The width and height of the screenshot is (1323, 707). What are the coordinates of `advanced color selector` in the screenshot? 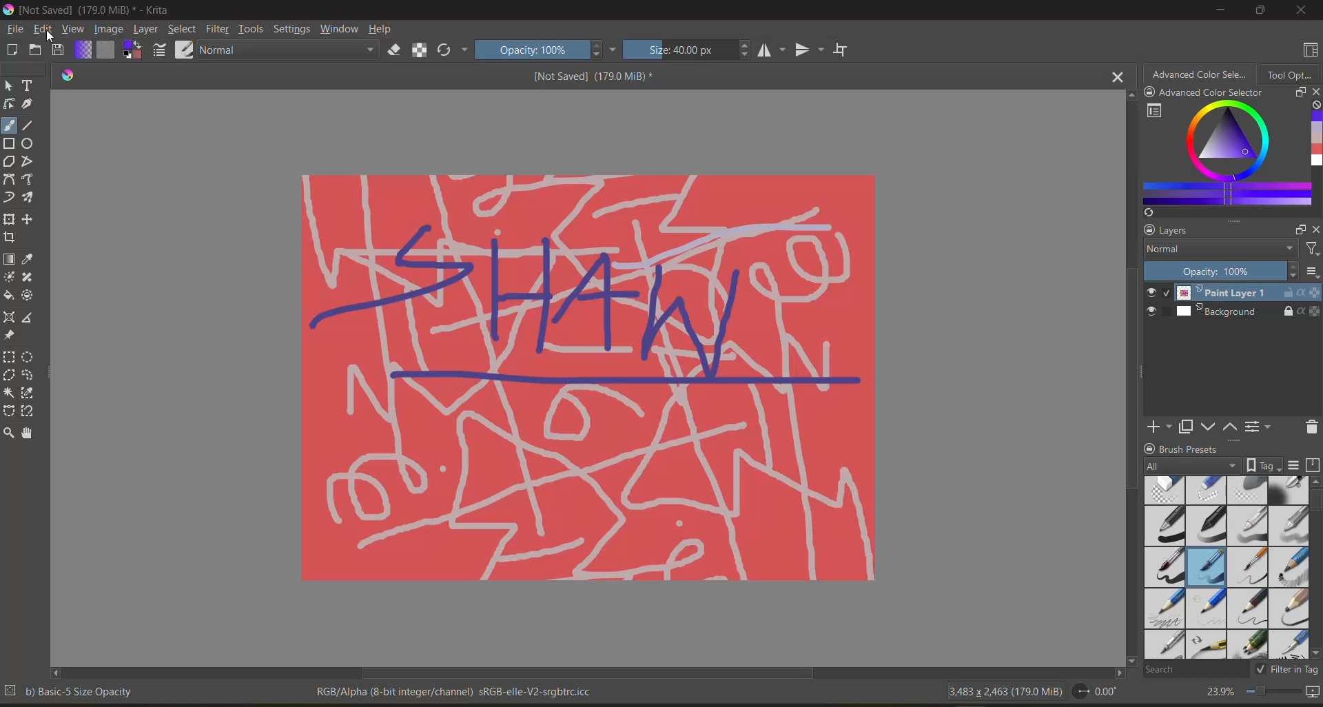 It's located at (1220, 160).